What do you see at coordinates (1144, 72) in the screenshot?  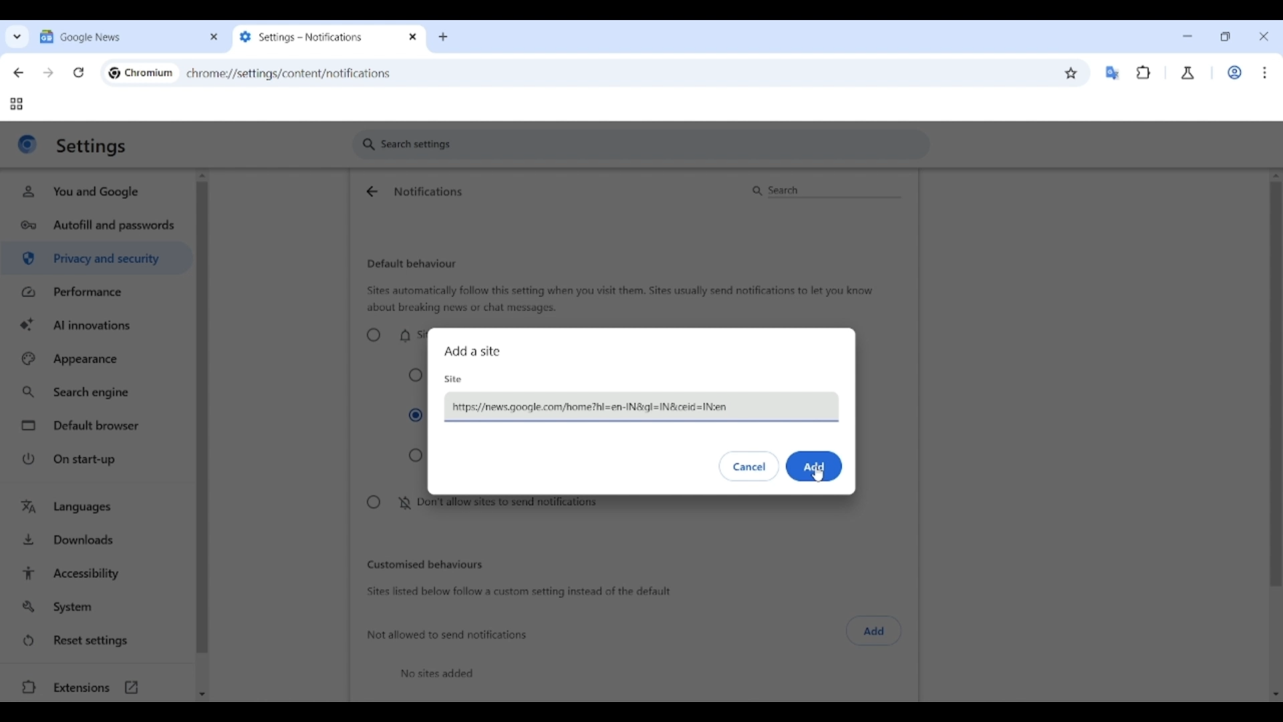 I see `Browser extensions` at bounding box center [1144, 72].